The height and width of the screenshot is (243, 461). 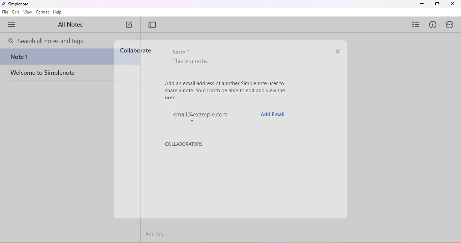 What do you see at coordinates (14, 24) in the screenshot?
I see `menu` at bounding box center [14, 24].